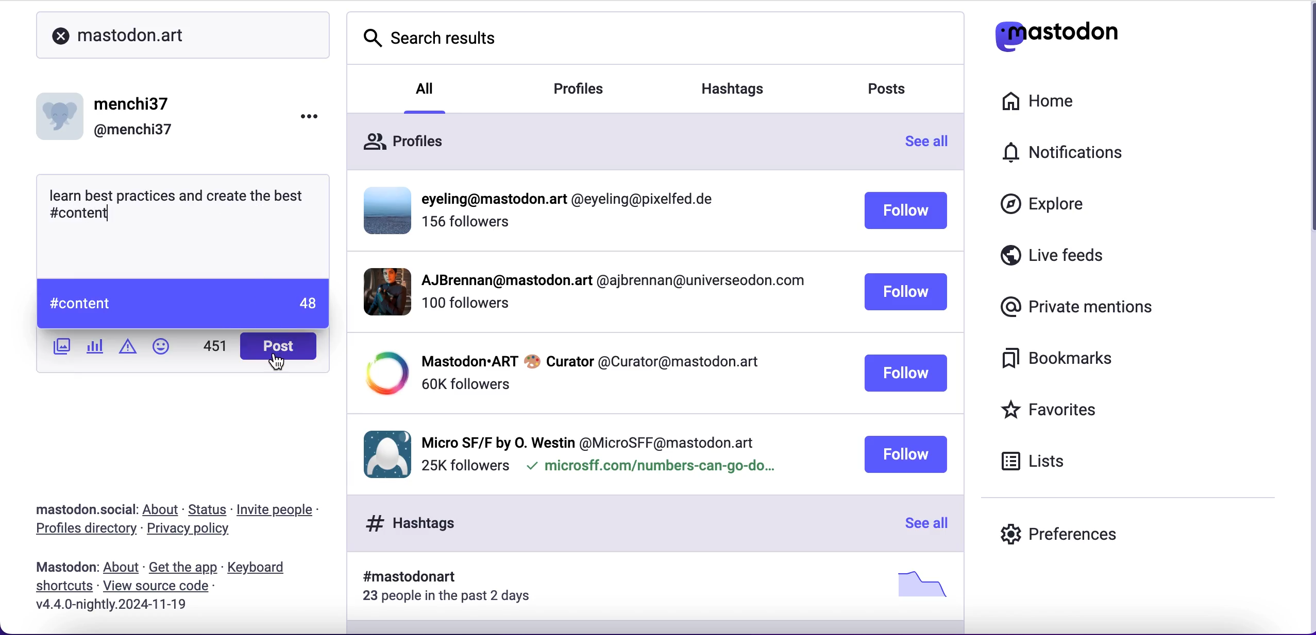  Describe the element at coordinates (429, 33) in the screenshot. I see `search results` at that location.